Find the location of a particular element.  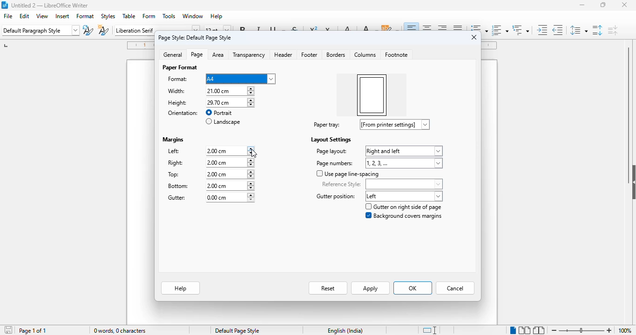

orientation:  is located at coordinates (183, 113).